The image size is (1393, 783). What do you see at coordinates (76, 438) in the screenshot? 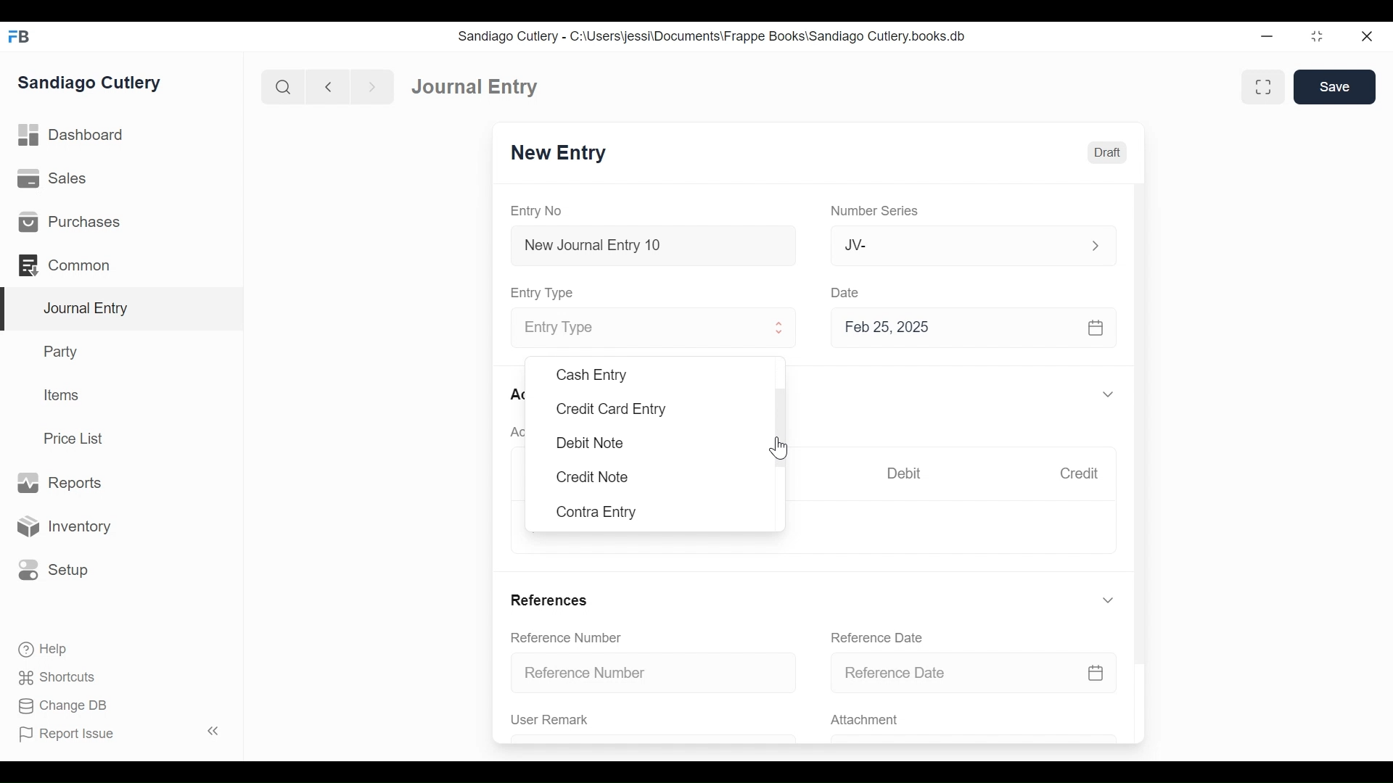
I see `Price List` at bounding box center [76, 438].